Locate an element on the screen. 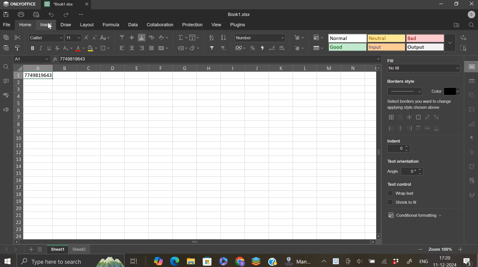 The height and width of the screenshot is (267, 478). vertical scroll bar is located at coordinates (379, 151).